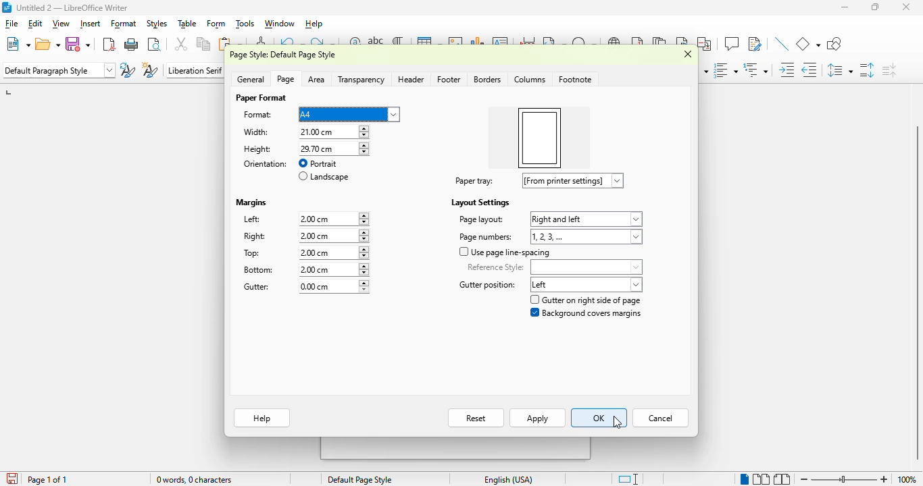 This screenshot has width=923, height=486. Describe the element at coordinates (915, 294) in the screenshot. I see `vertical scroll bar` at that location.